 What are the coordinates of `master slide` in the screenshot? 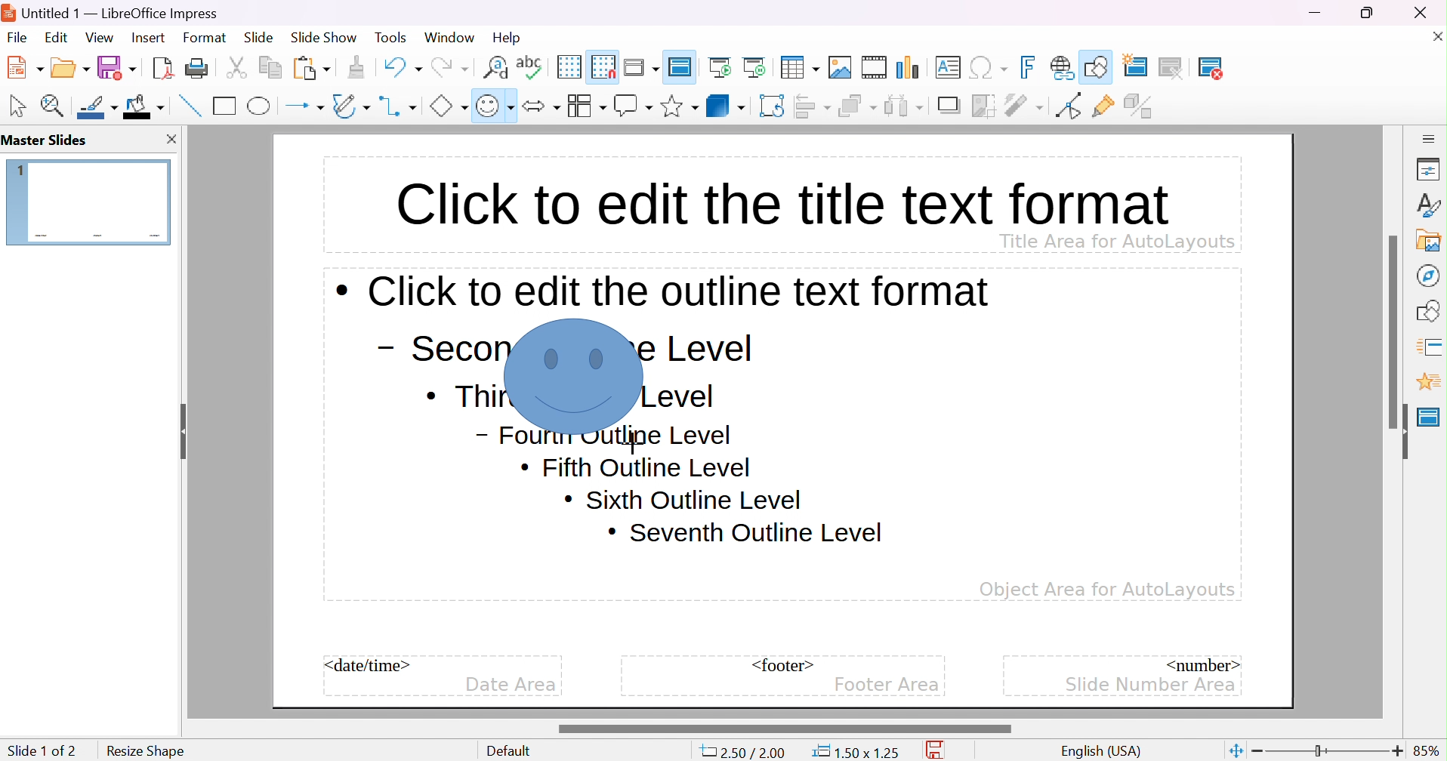 It's located at (1429, 417).